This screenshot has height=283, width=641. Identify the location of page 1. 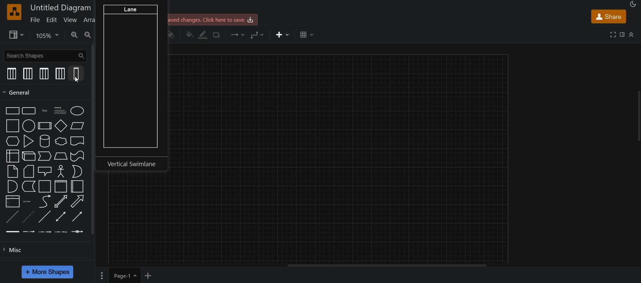
(117, 275).